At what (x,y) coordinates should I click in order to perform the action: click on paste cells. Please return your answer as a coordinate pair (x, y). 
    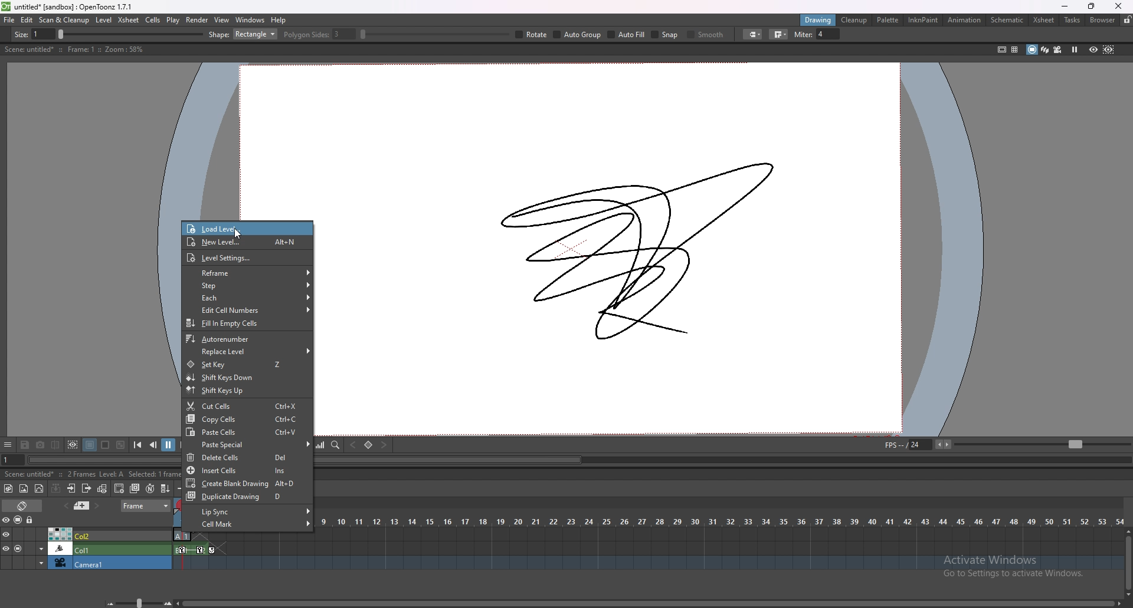
    Looking at the image, I should click on (248, 432).